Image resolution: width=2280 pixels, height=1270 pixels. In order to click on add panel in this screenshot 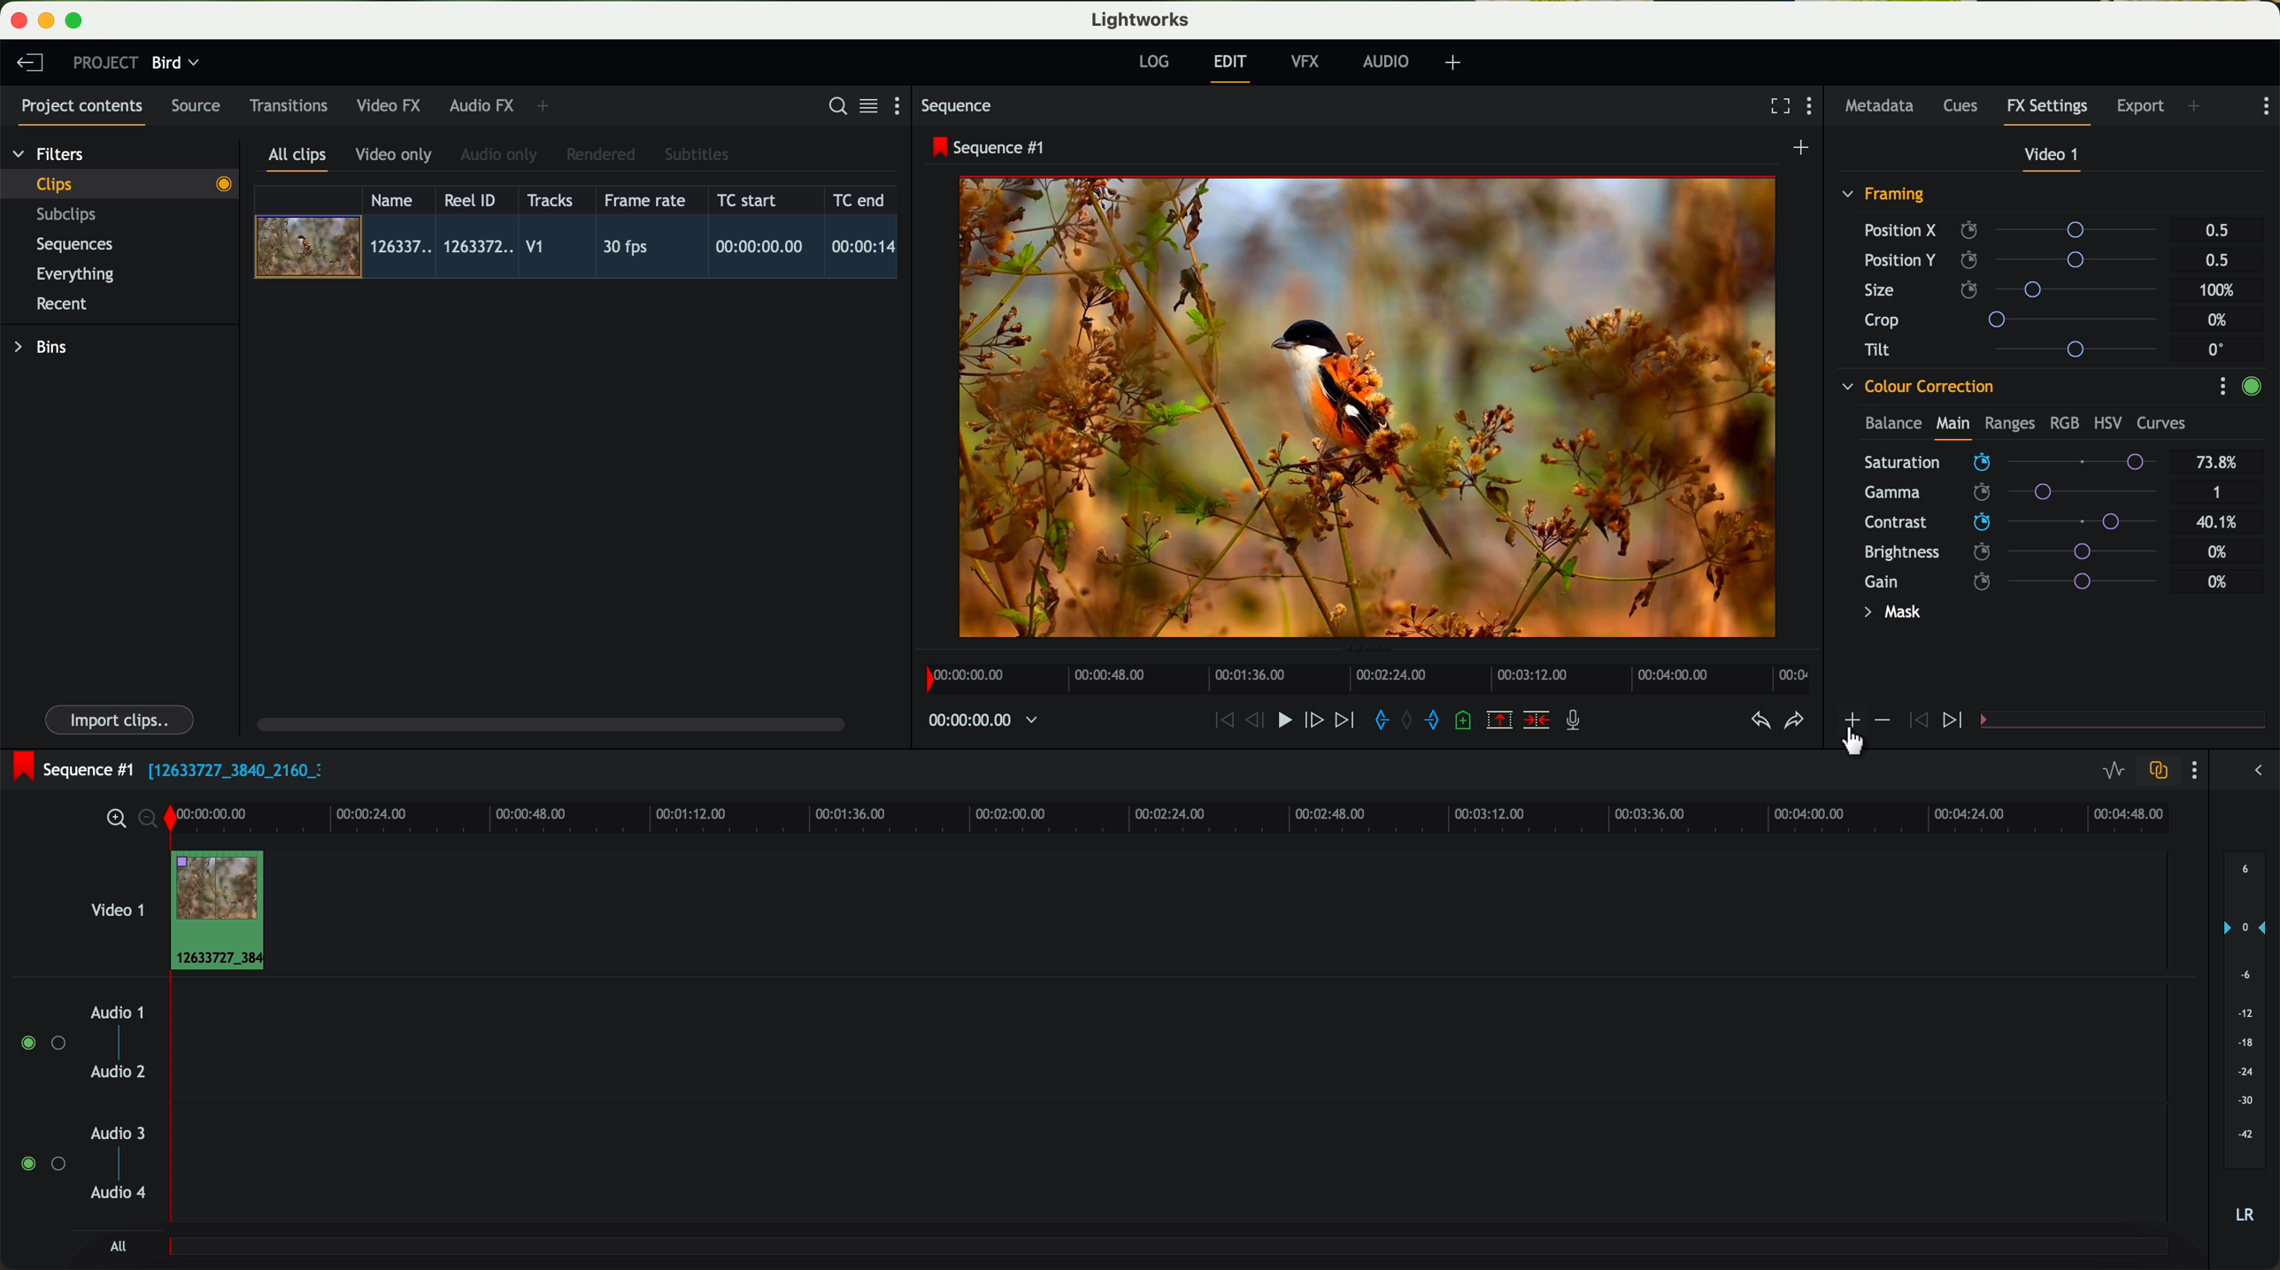, I will do `click(547, 106)`.